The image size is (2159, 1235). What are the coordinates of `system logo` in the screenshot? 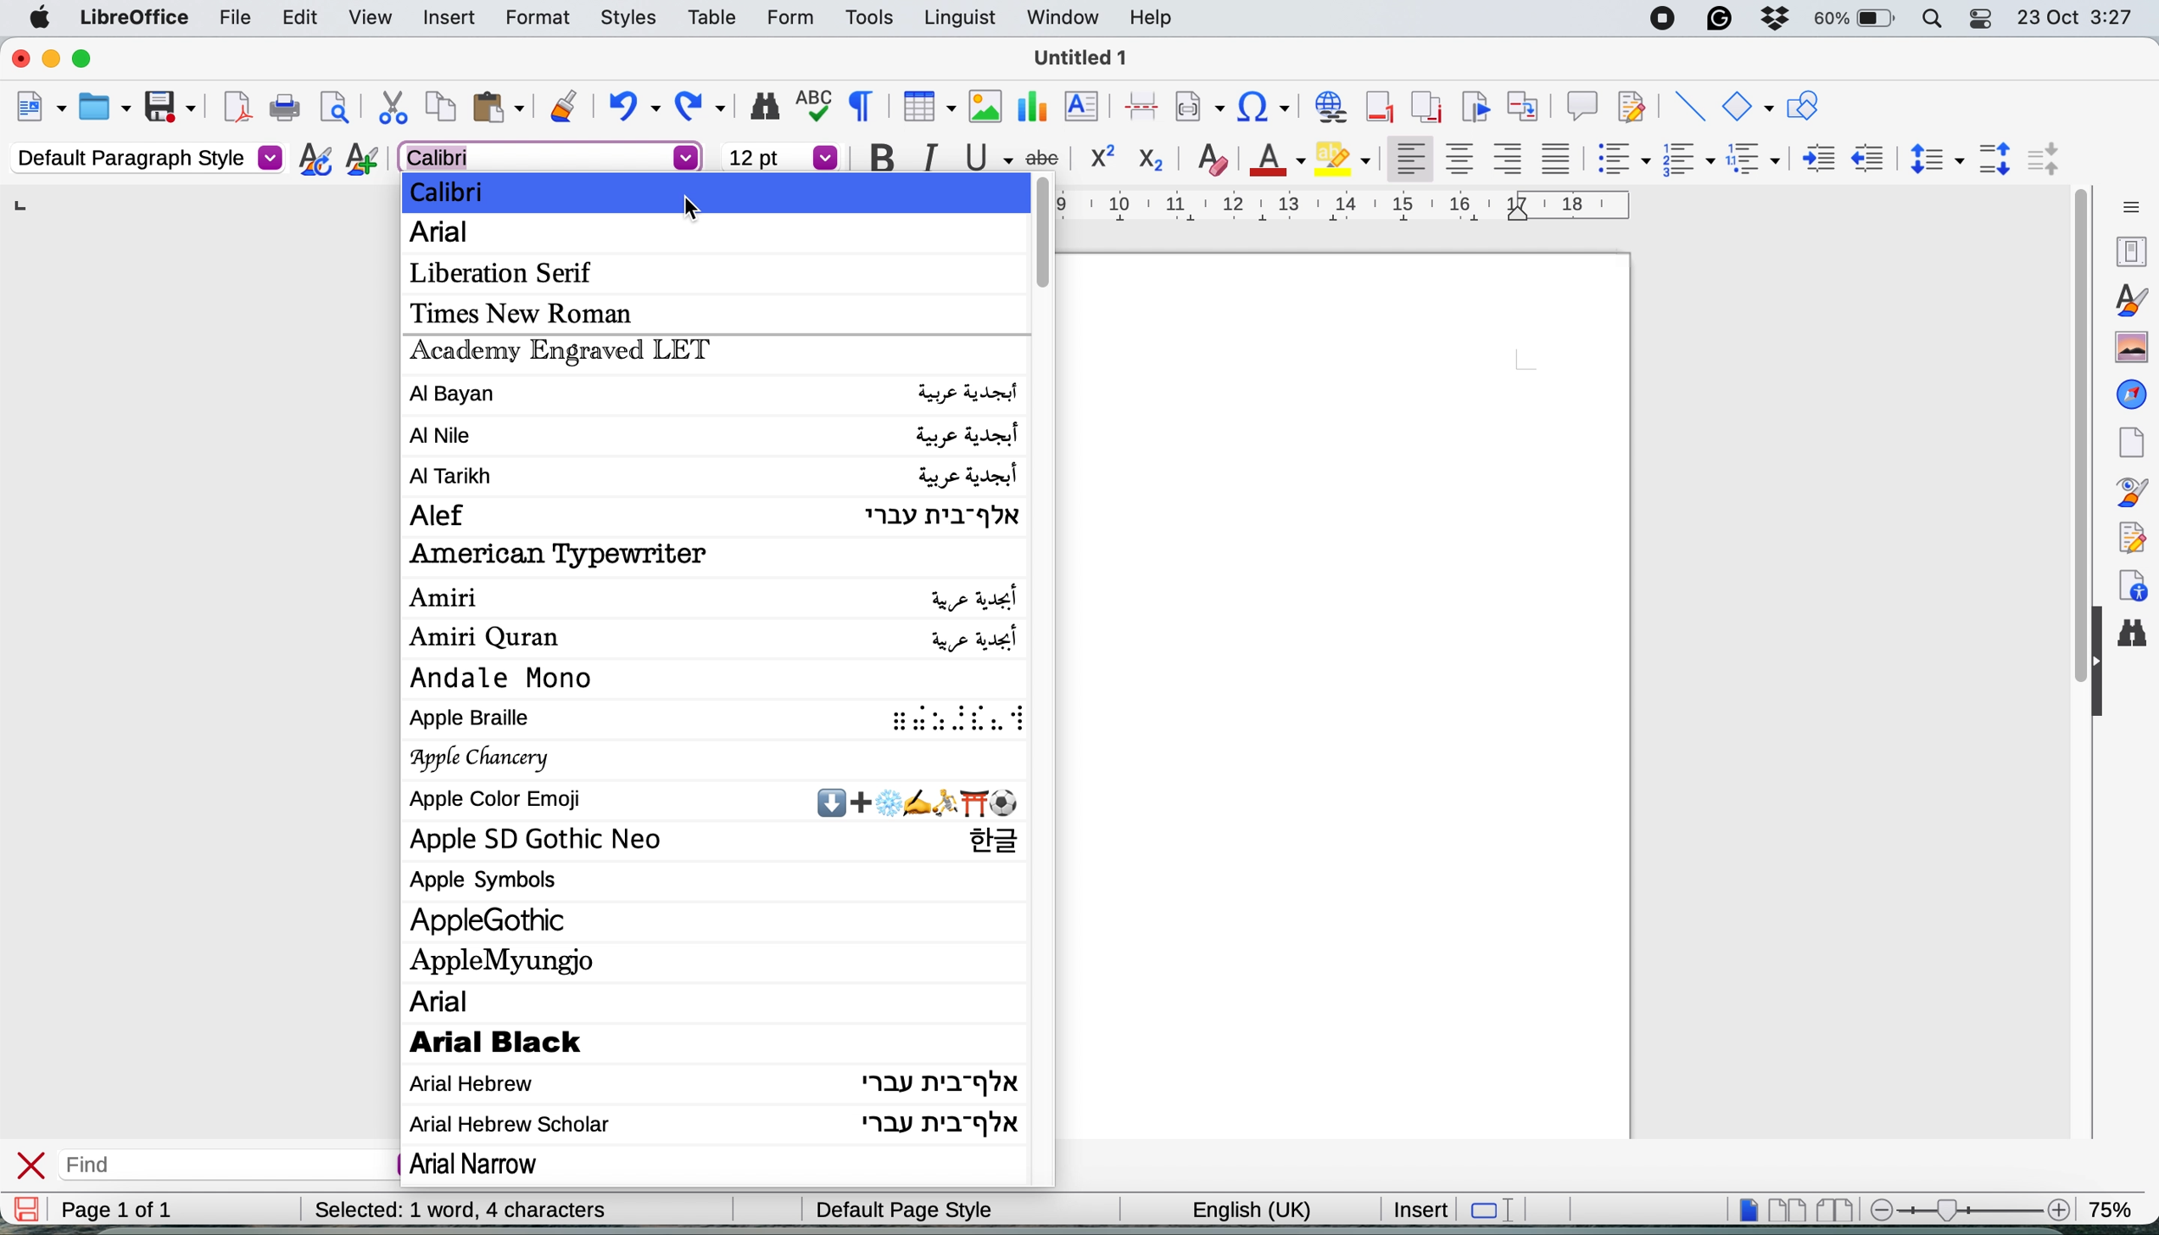 It's located at (40, 18).